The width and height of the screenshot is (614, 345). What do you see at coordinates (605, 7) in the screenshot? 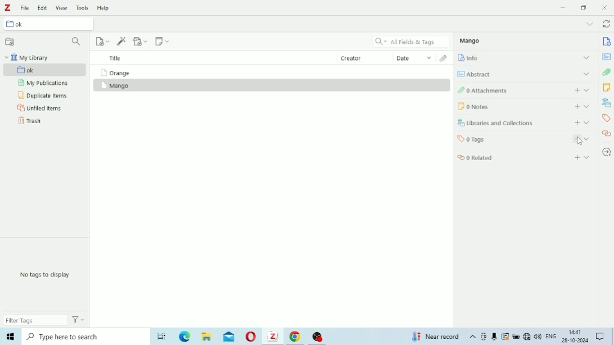
I see `Close` at bounding box center [605, 7].